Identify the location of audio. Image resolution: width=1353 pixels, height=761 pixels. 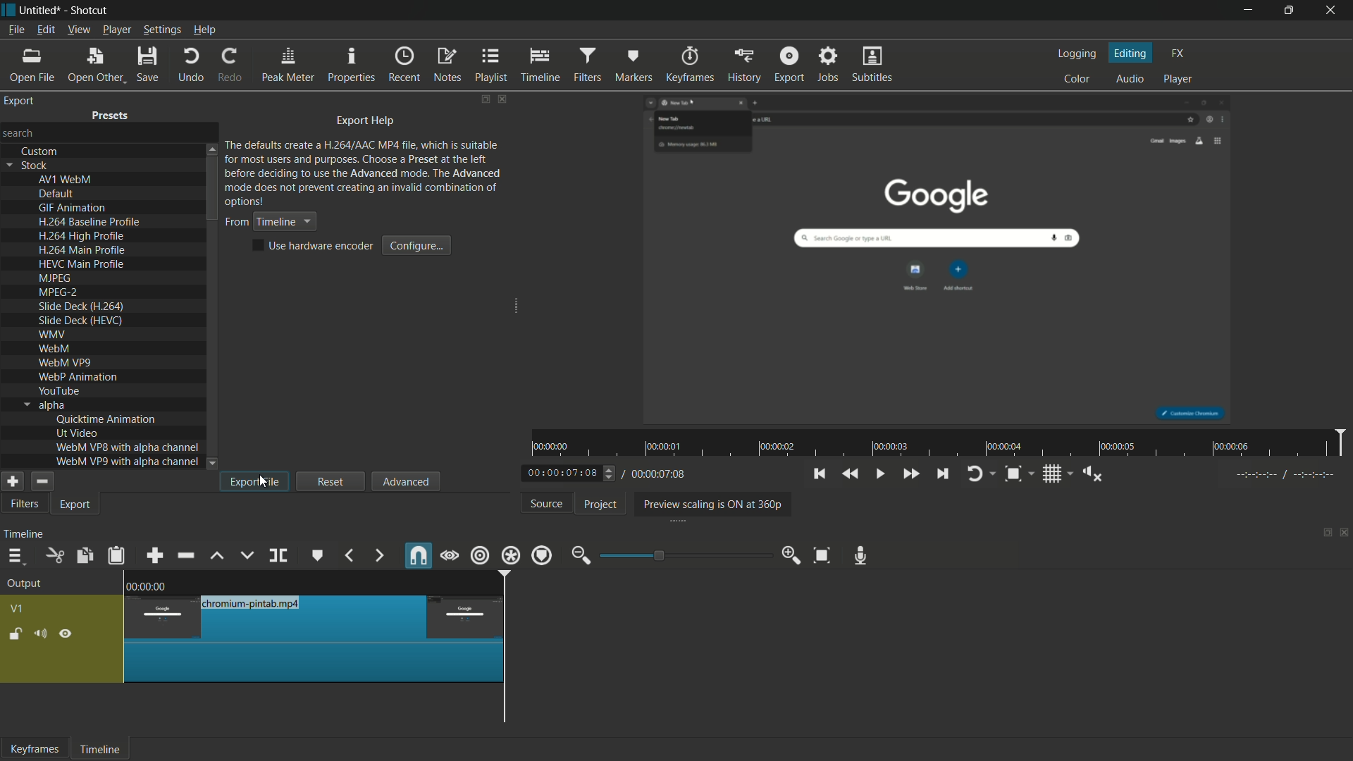
(1130, 80).